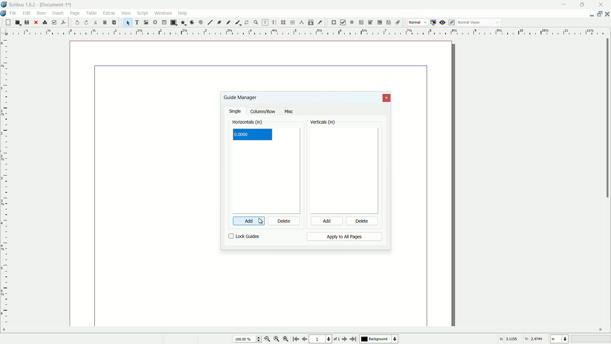 The image size is (611, 344). Describe the element at coordinates (268, 339) in the screenshot. I see `zoom out` at that location.